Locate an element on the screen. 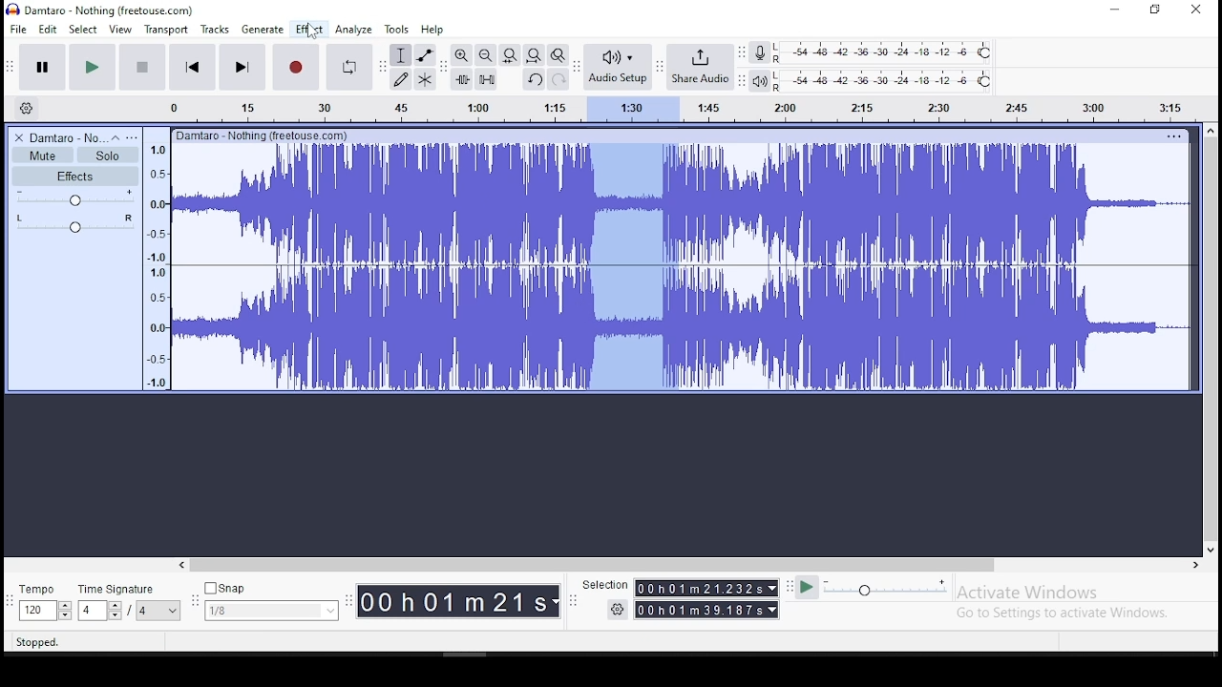 This screenshot has height=687, width=1222. vertical scroll bar is located at coordinates (1213, 337).